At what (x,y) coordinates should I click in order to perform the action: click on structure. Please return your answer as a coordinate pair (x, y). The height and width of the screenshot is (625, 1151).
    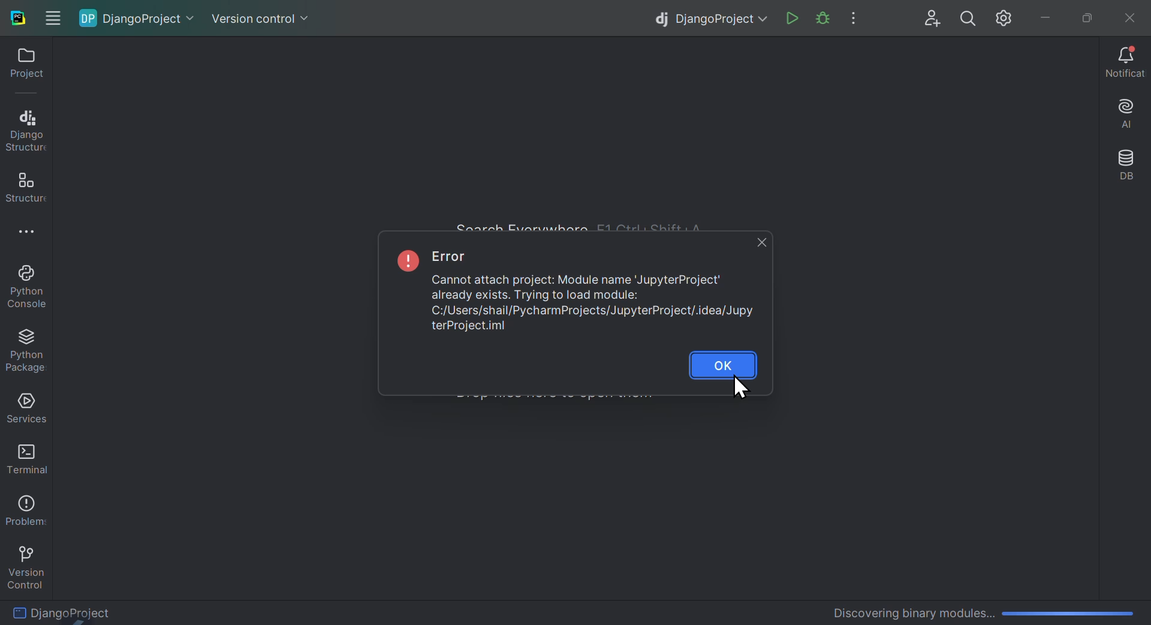
    Looking at the image, I should click on (23, 187).